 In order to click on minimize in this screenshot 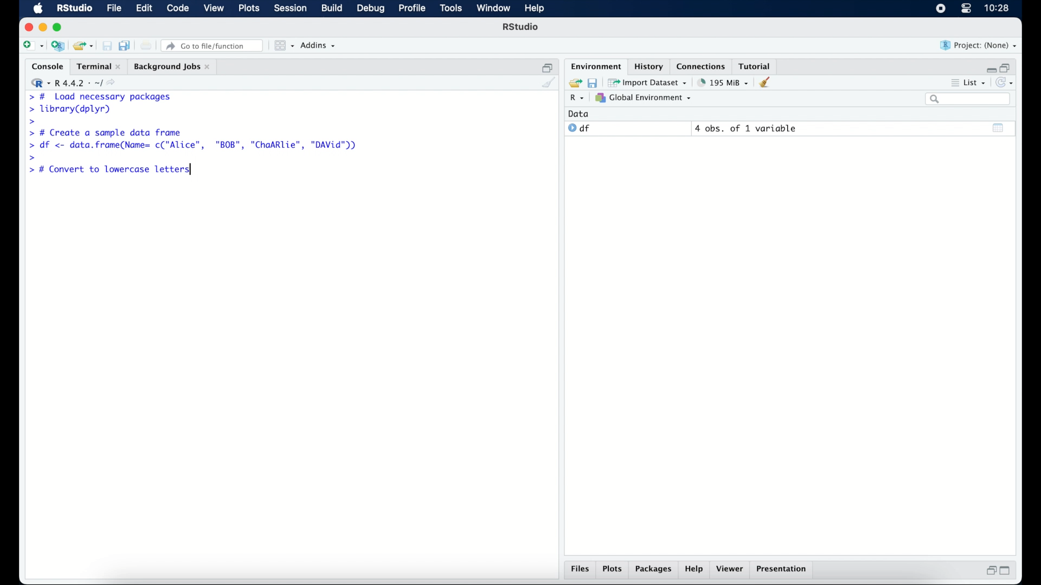, I will do `click(43, 27)`.